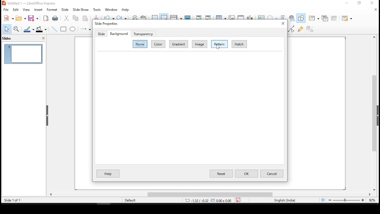 The height and width of the screenshot is (214, 380). Describe the element at coordinates (102, 34) in the screenshot. I see `slide` at that location.